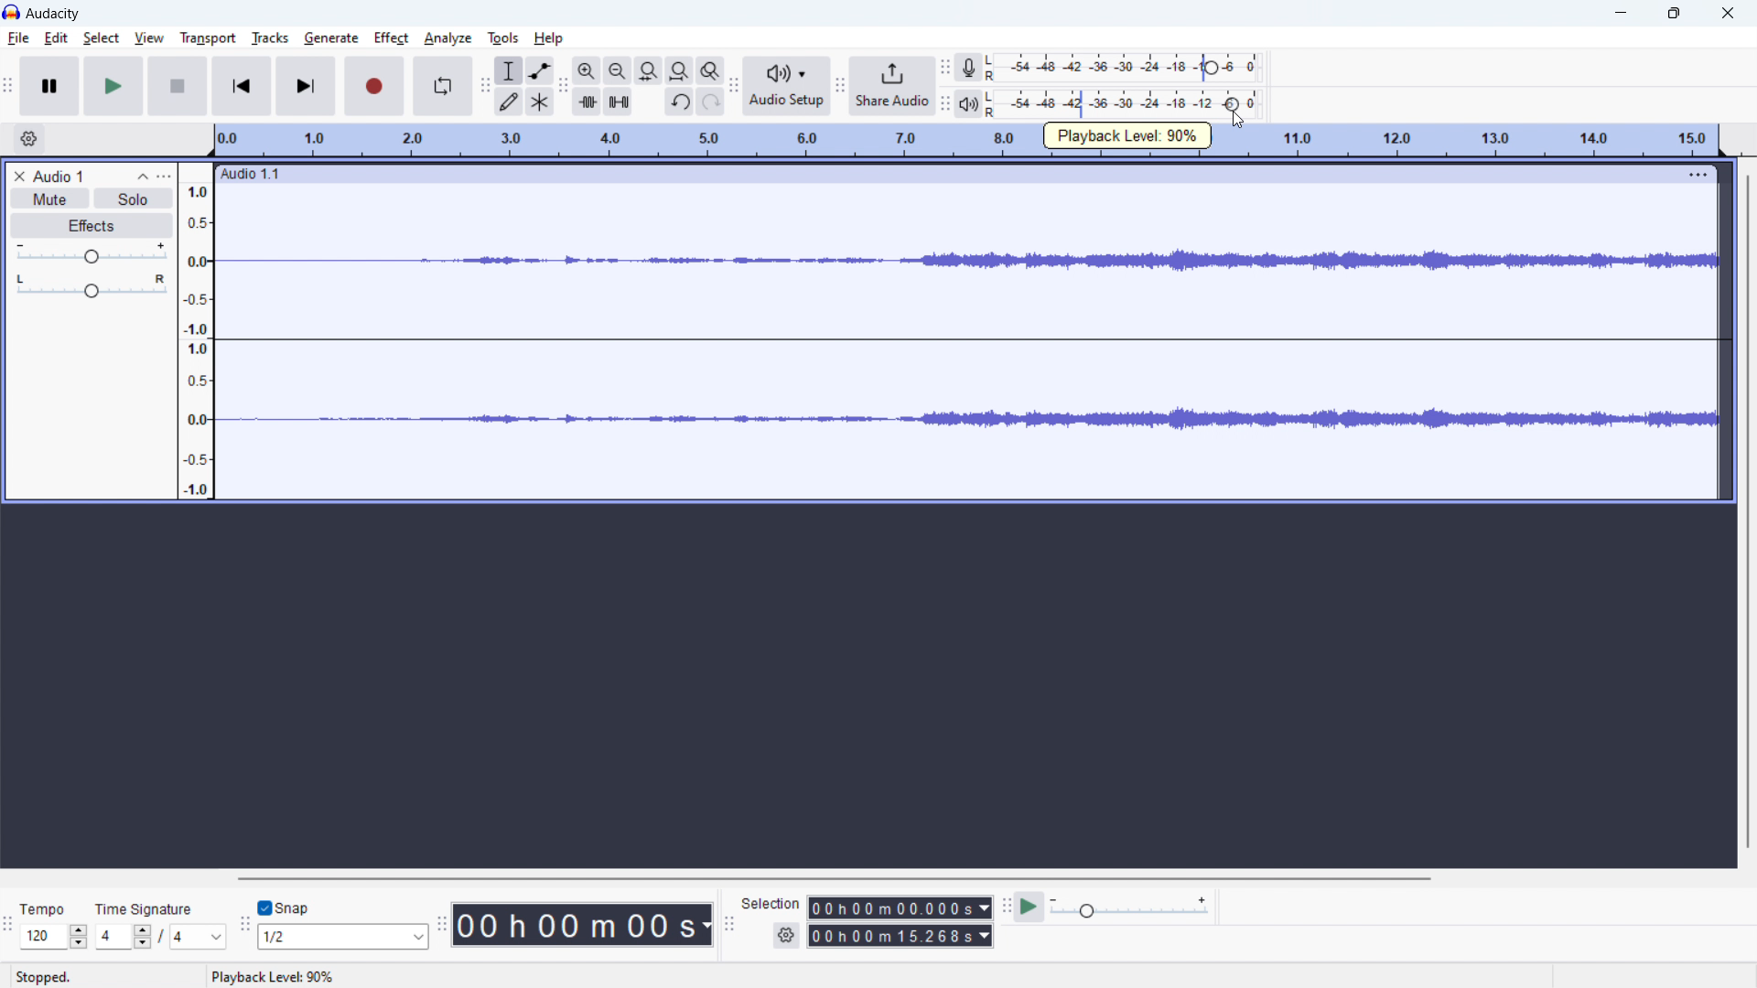  What do you see at coordinates (91, 252) in the screenshot?
I see `volume` at bounding box center [91, 252].